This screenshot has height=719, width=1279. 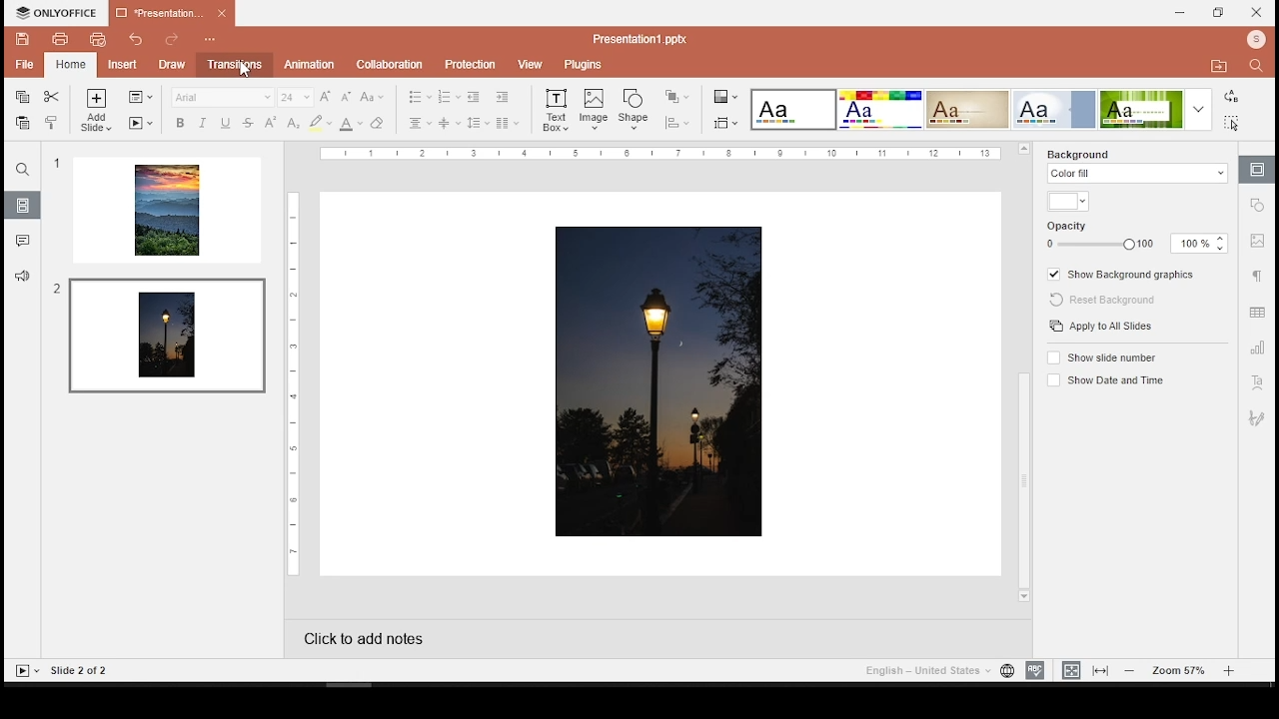 I want to click on font, so click(x=222, y=98).